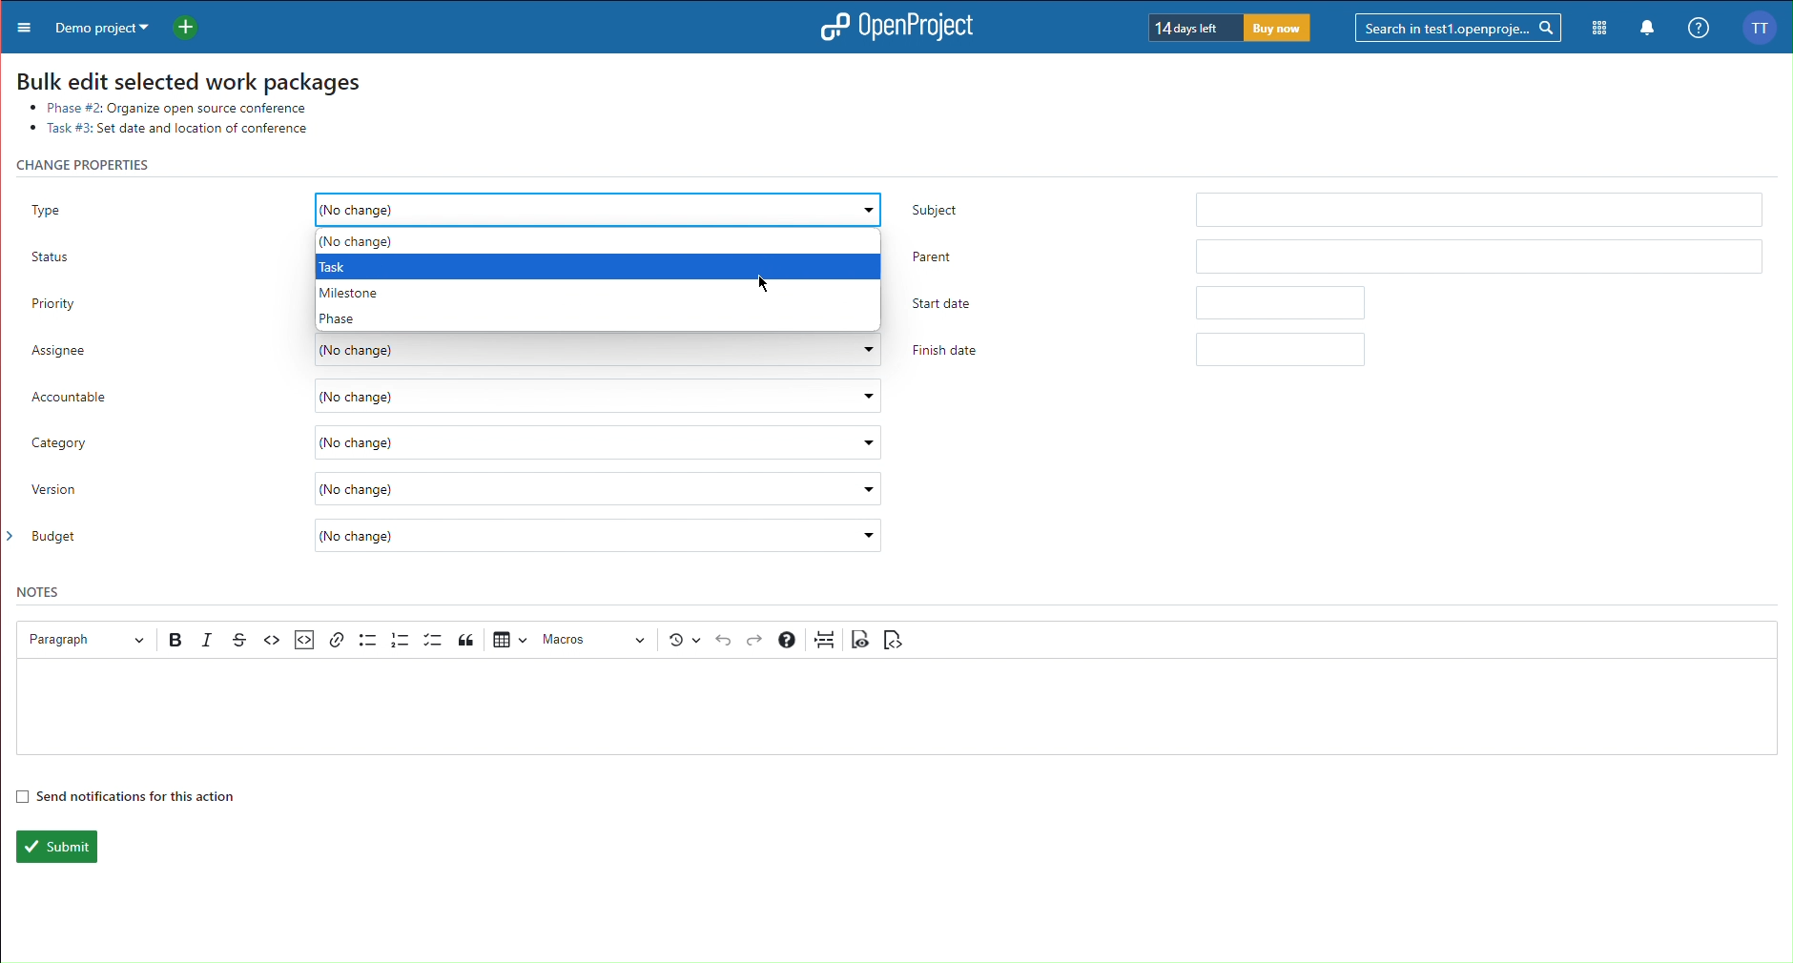 The width and height of the screenshot is (1793, 963). What do you see at coordinates (508, 638) in the screenshot?
I see `Table` at bounding box center [508, 638].